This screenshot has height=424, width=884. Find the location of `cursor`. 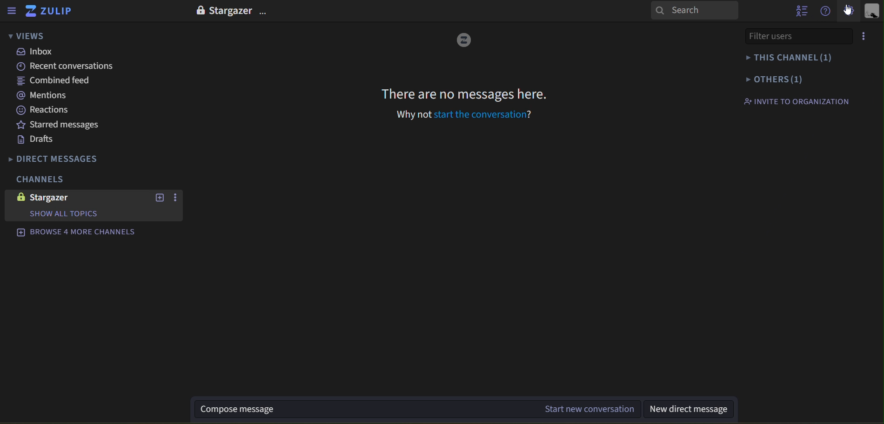

cursor is located at coordinates (848, 13).